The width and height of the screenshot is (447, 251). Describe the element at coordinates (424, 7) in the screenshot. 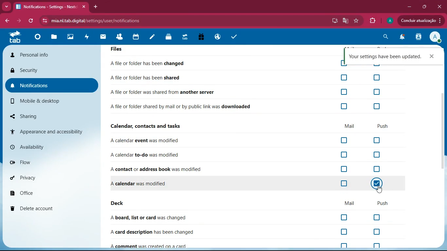

I see `maximize` at that location.